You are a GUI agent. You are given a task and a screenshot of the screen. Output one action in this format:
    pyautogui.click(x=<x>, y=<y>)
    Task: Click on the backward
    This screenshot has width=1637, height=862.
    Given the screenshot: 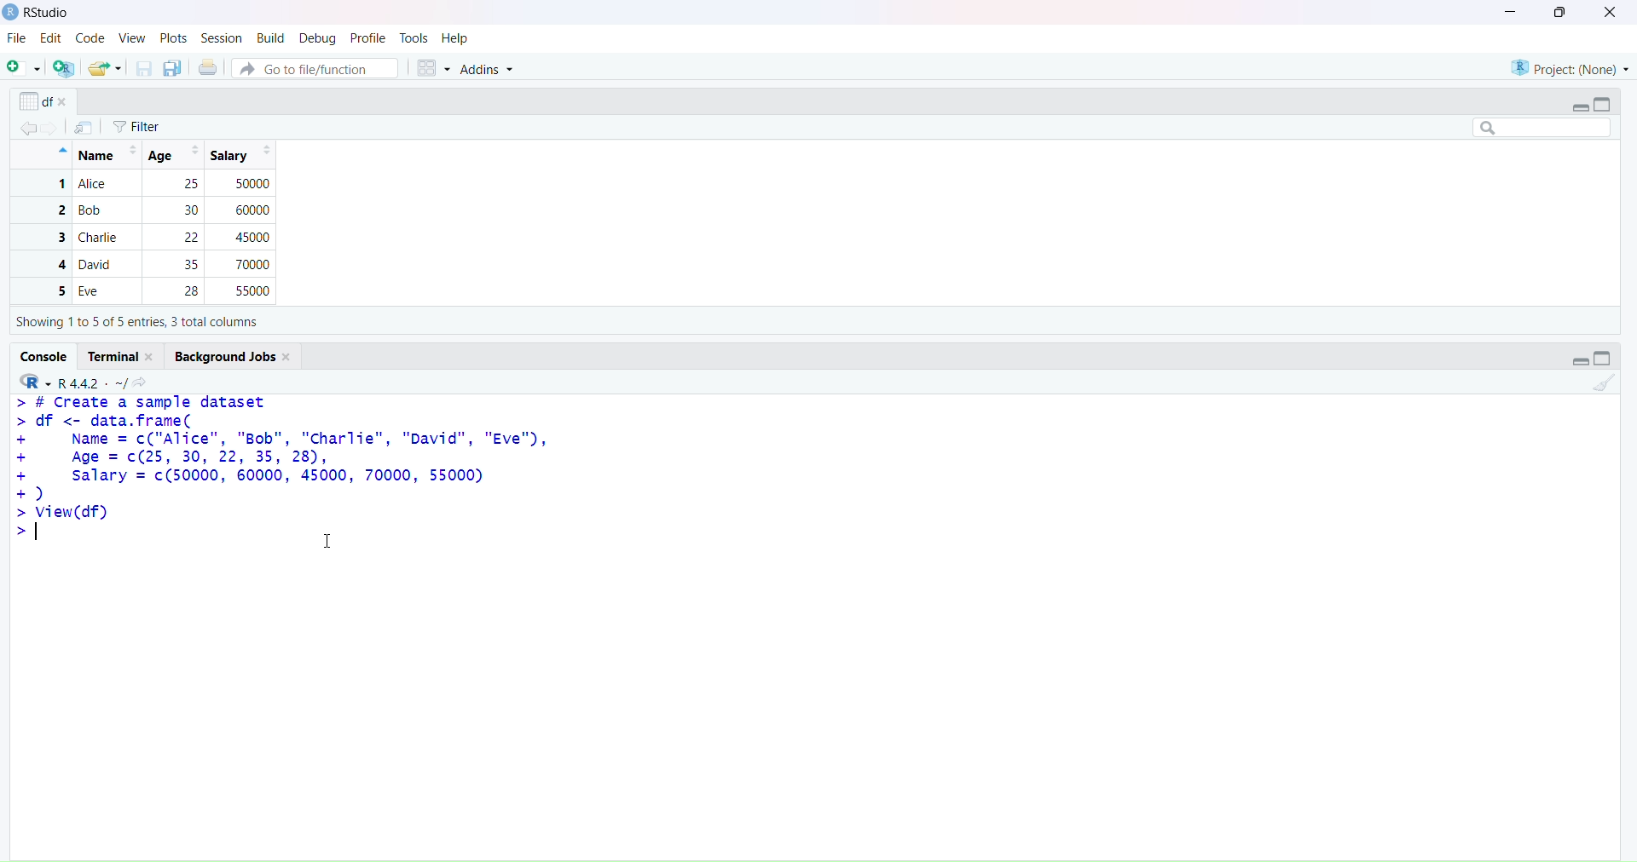 What is the action you would take?
    pyautogui.click(x=20, y=128)
    